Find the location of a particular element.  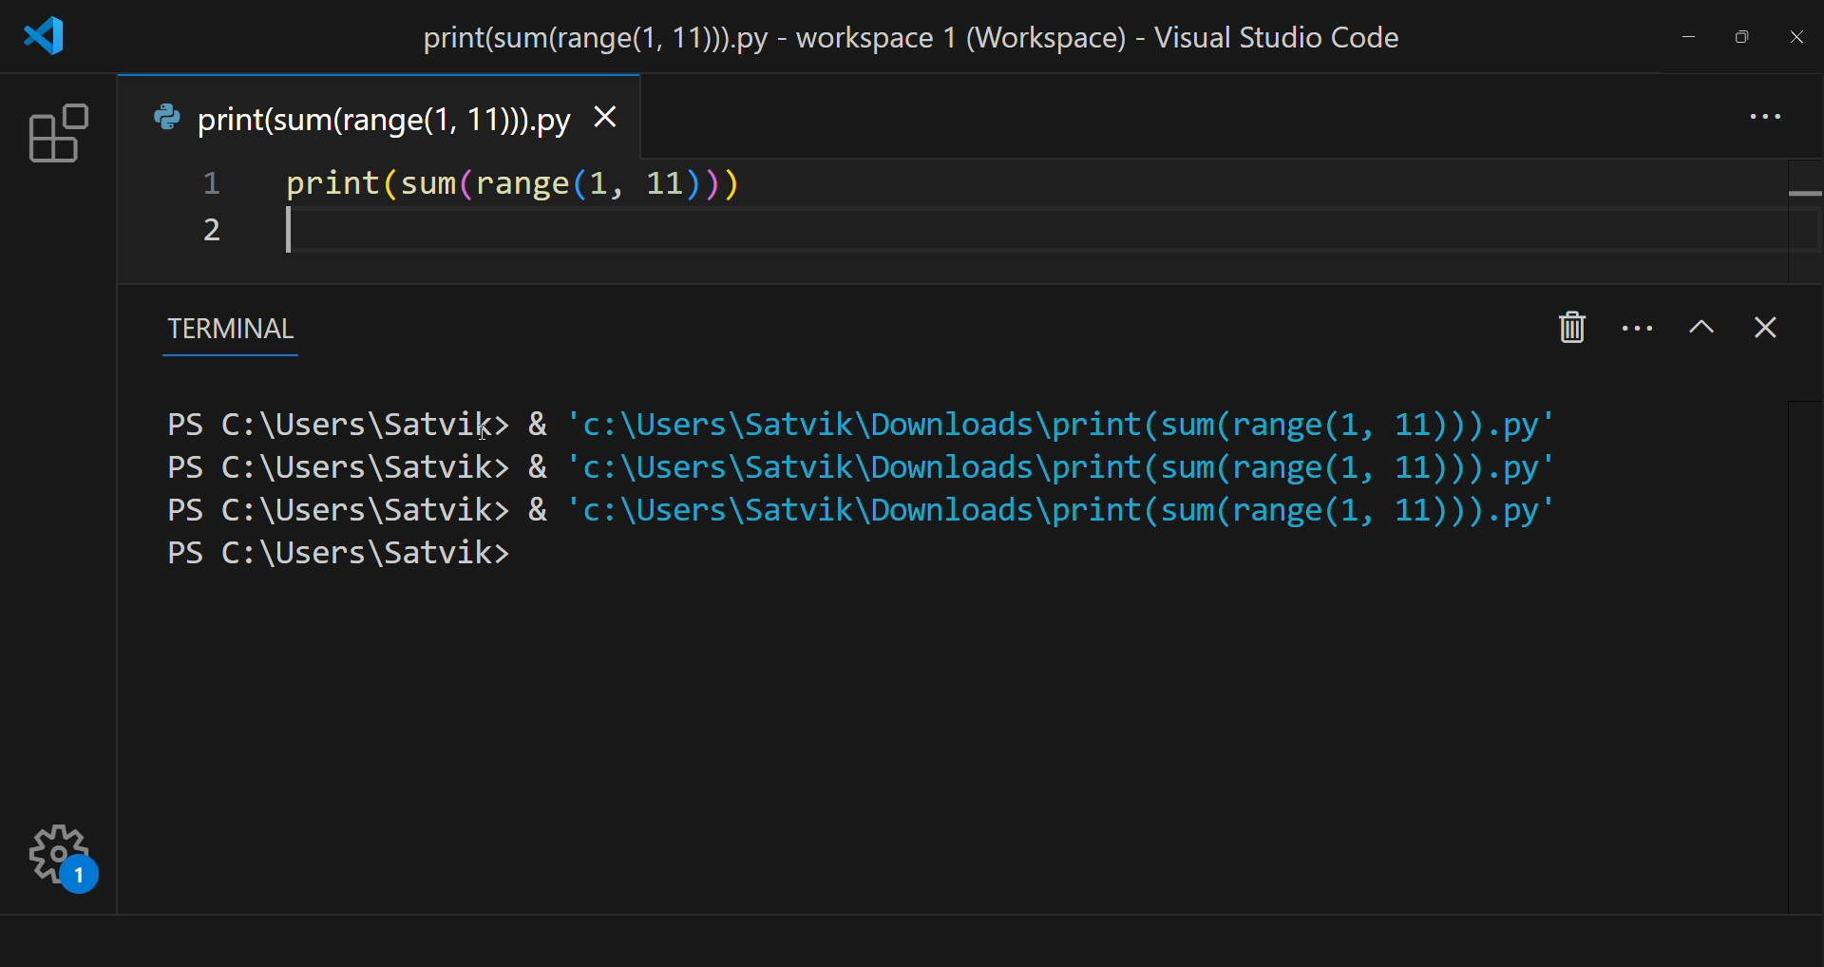

kill is located at coordinates (1570, 323).